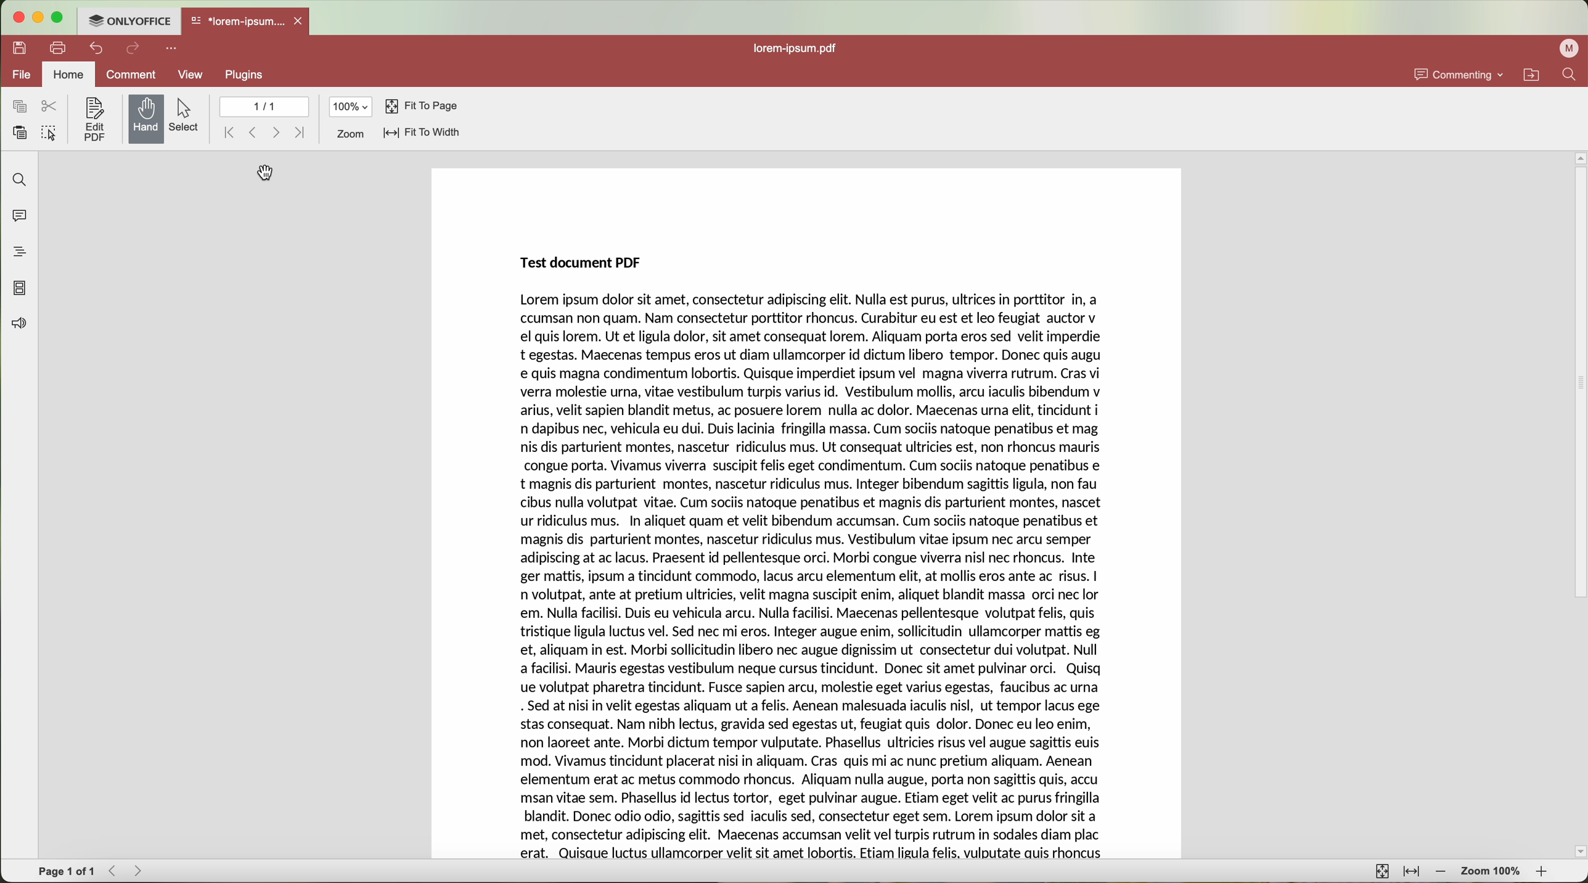  What do you see at coordinates (133, 75) in the screenshot?
I see `comment` at bounding box center [133, 75].